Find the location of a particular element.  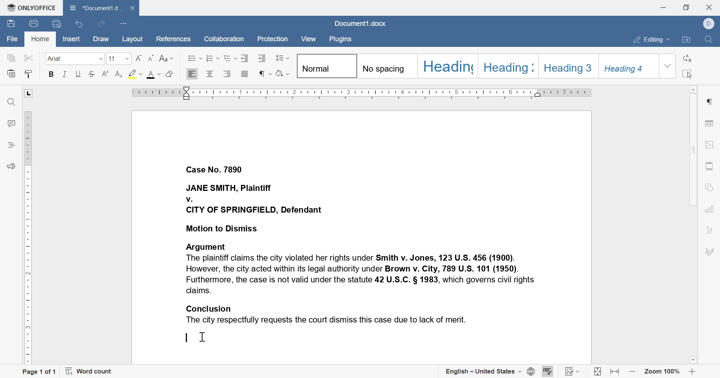

spell checking is located at coordinates (548, 372).